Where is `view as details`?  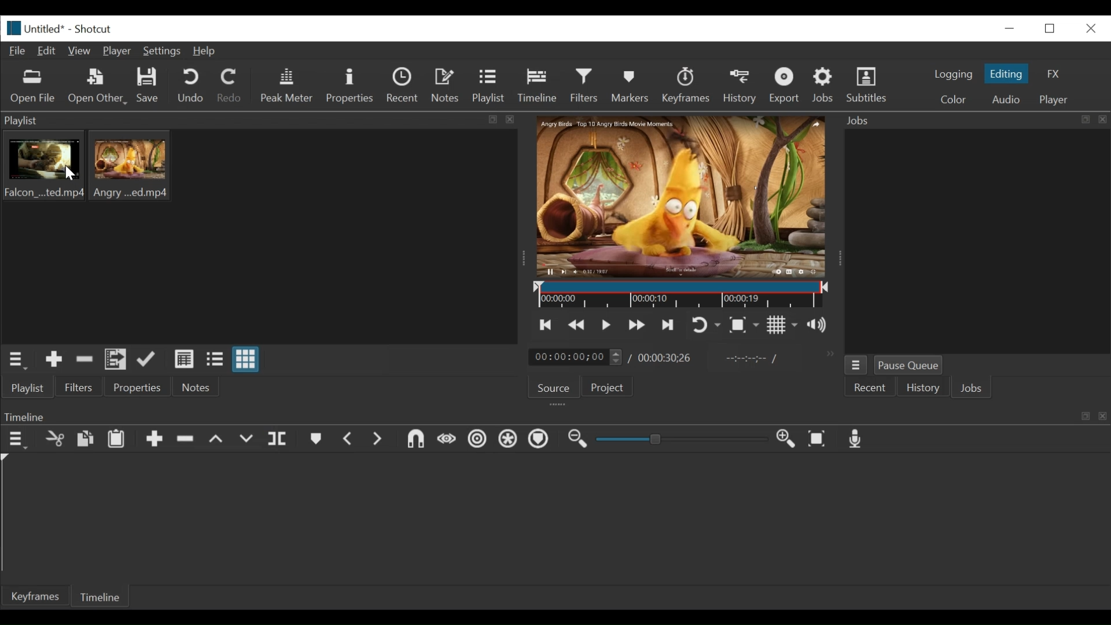 view as details is located at coordinates (185, 359).